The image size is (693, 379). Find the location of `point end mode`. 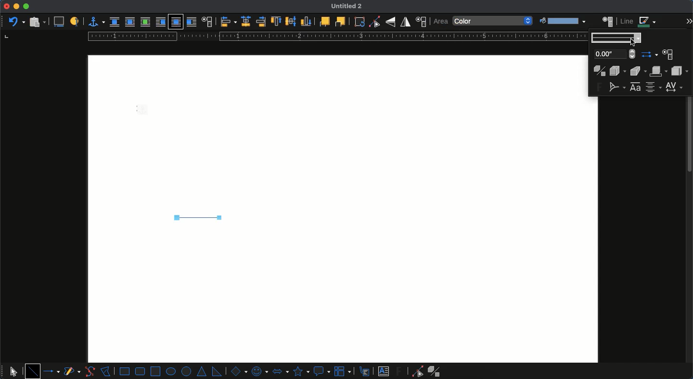

point end mode is located at coordinates (416, 371).